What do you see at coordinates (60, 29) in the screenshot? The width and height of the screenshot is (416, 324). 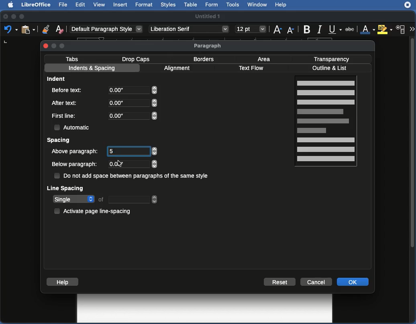 I see `Clear ` at bounding box center [60, 29].